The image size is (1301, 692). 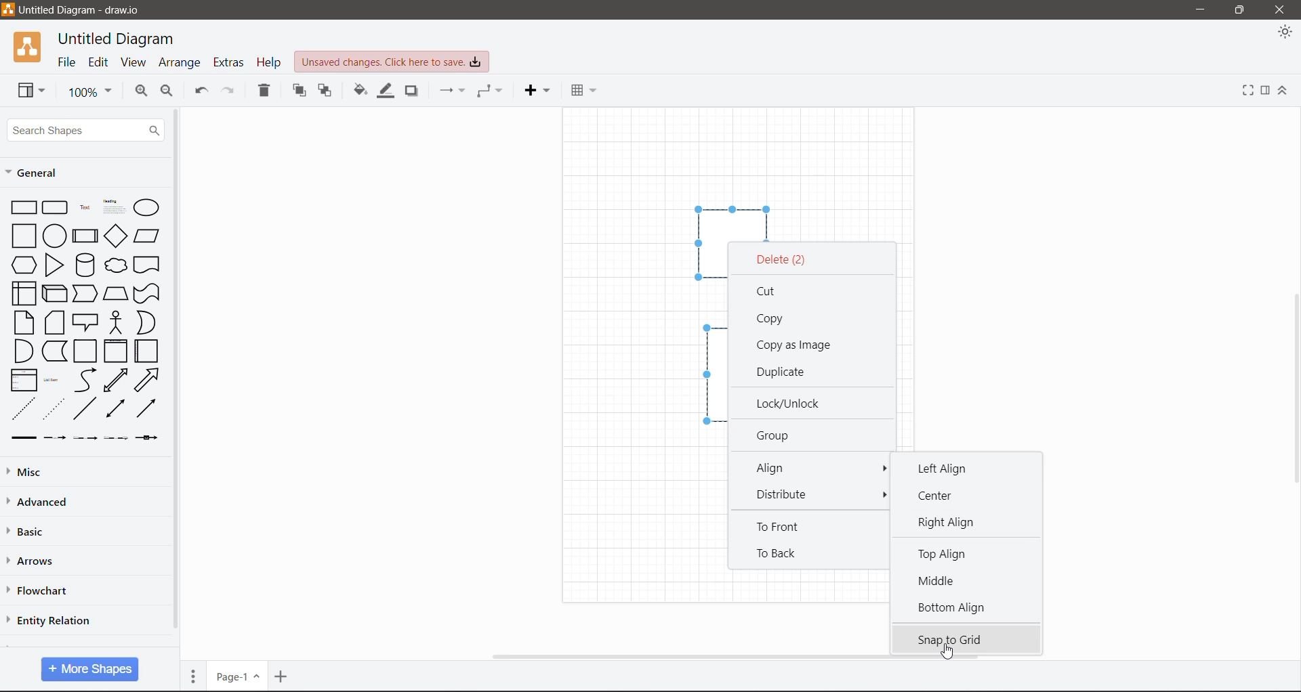 I want to click on Unsaved Changes. Click here to save, so click(x=392, y=63).